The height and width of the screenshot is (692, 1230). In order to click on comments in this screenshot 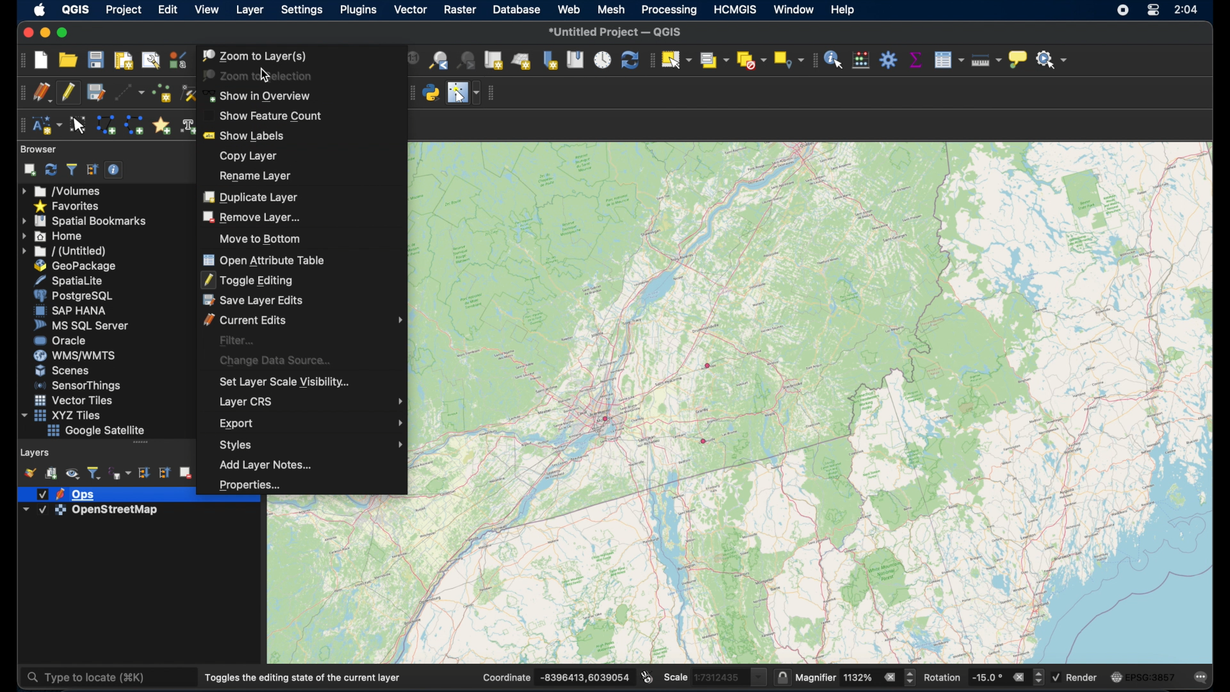, I will do `click(1202, 679)`.